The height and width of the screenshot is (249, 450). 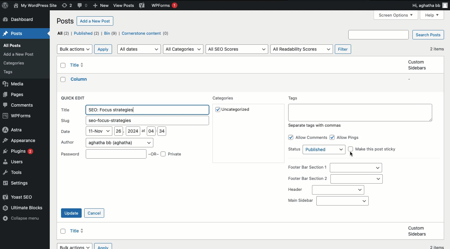 What do you see at coordinates (115, 154) in the screenshot?
I see `Password ` at bounding box center [115, 154].